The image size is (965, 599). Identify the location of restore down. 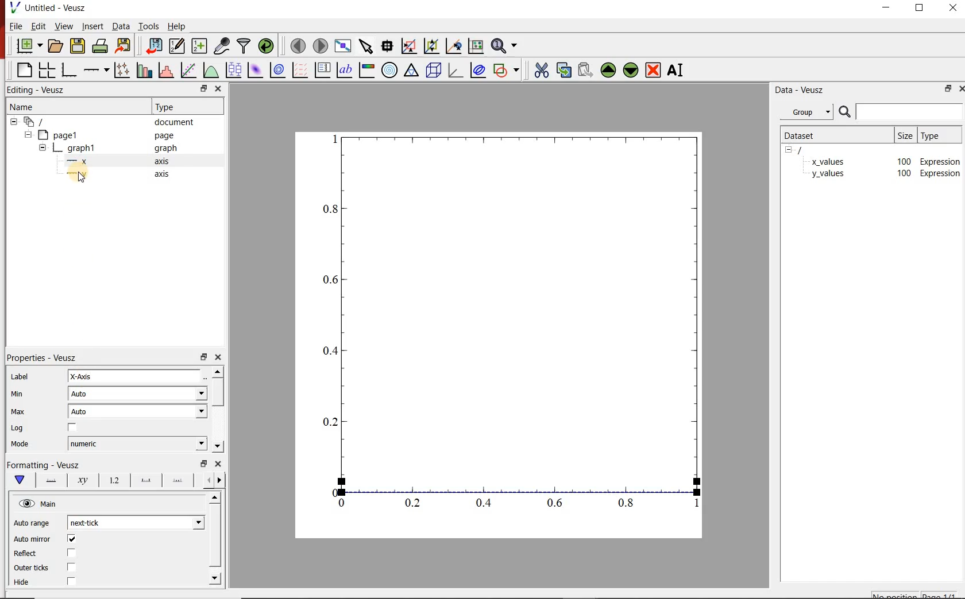
(203, 88).